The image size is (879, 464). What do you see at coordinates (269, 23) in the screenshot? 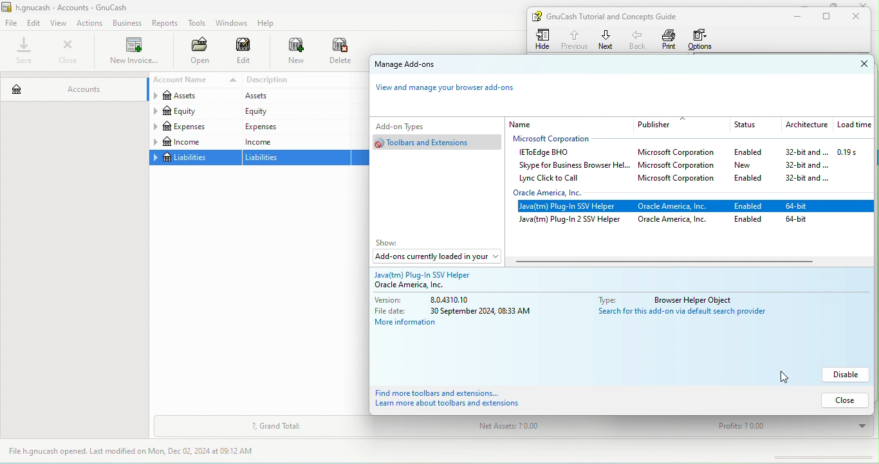
I see `help` at bounding box center [269, 23].